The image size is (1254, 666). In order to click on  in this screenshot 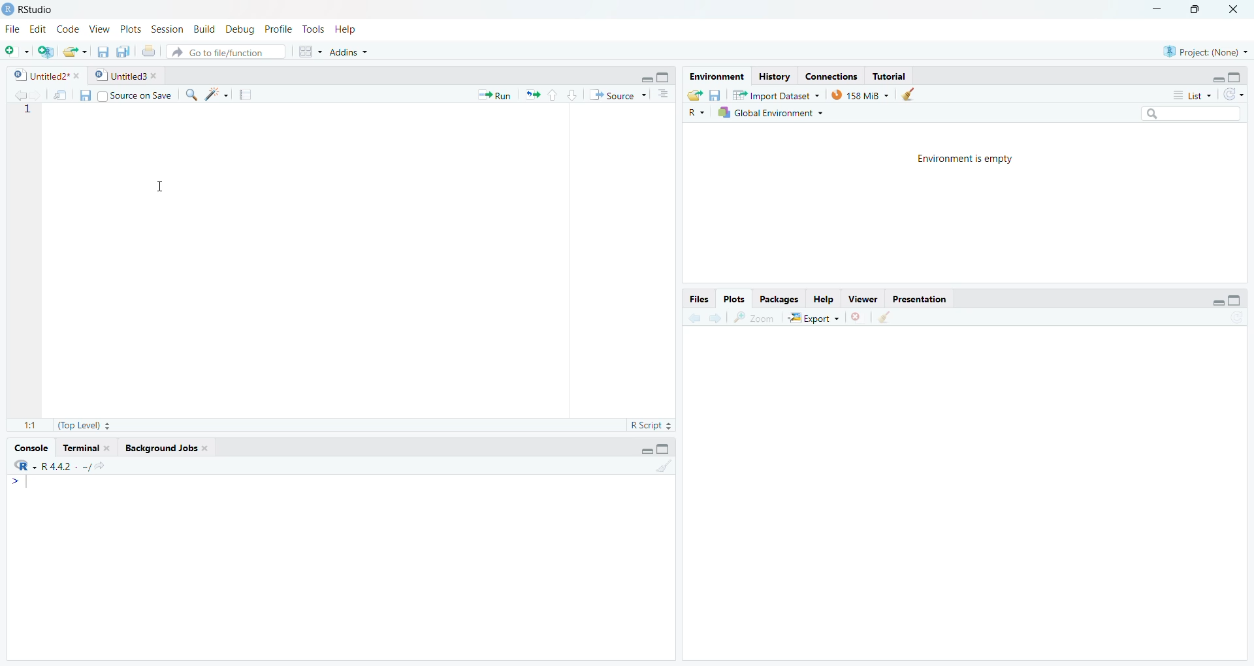, I will do `click(308, 50)`.